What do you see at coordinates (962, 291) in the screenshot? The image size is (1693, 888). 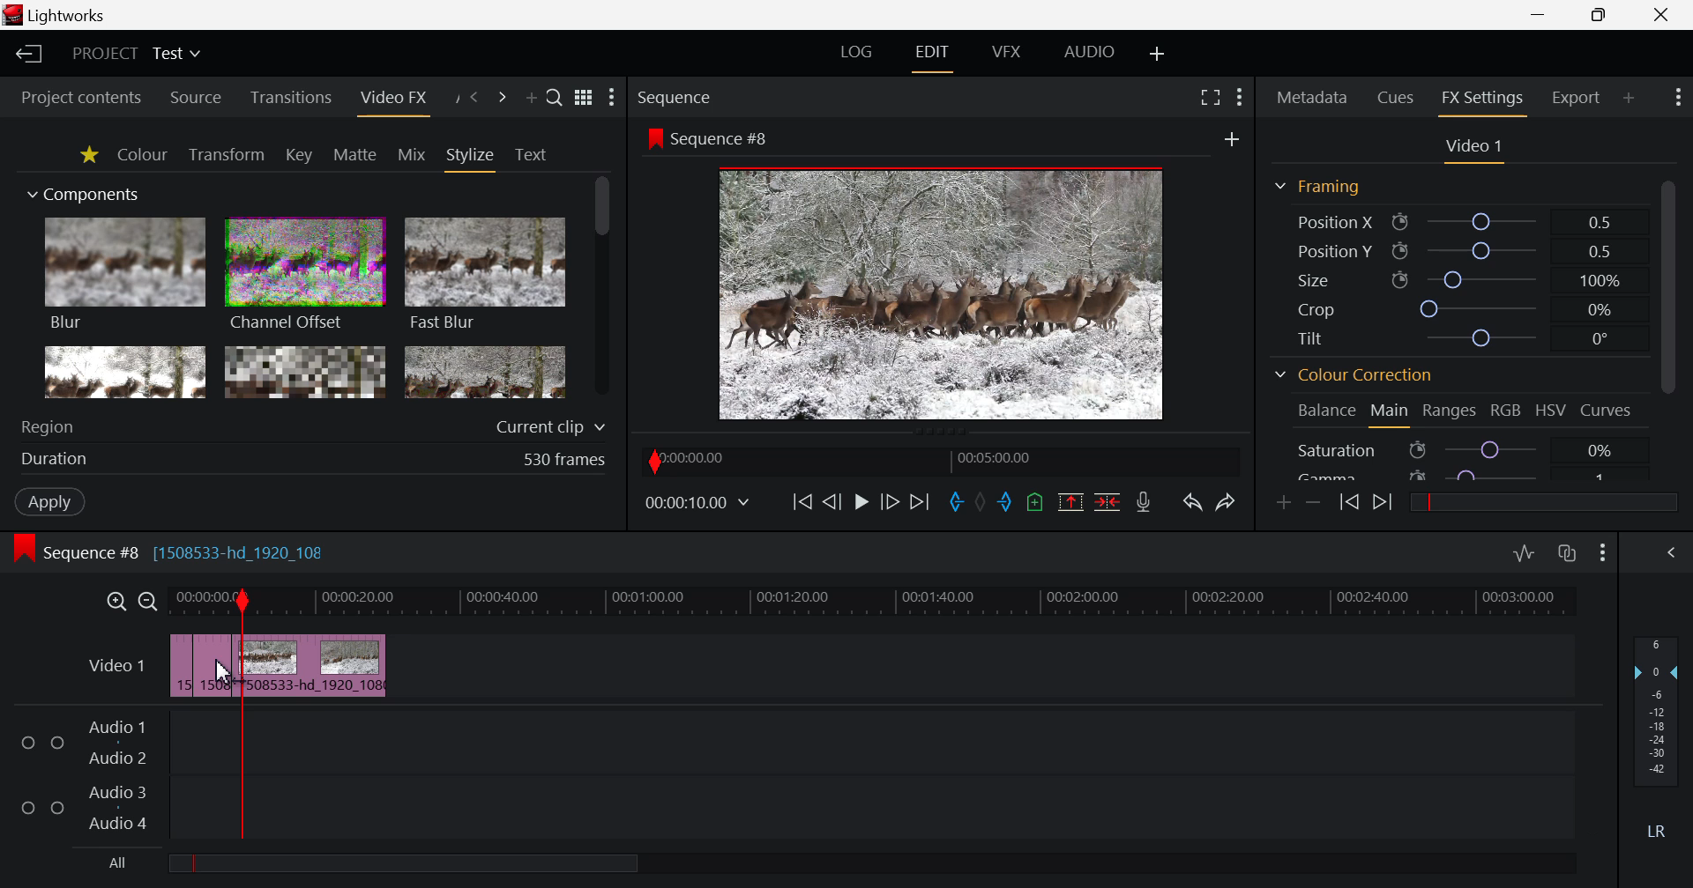 I see `Preview at Stop` at bounding box center [962, 291].